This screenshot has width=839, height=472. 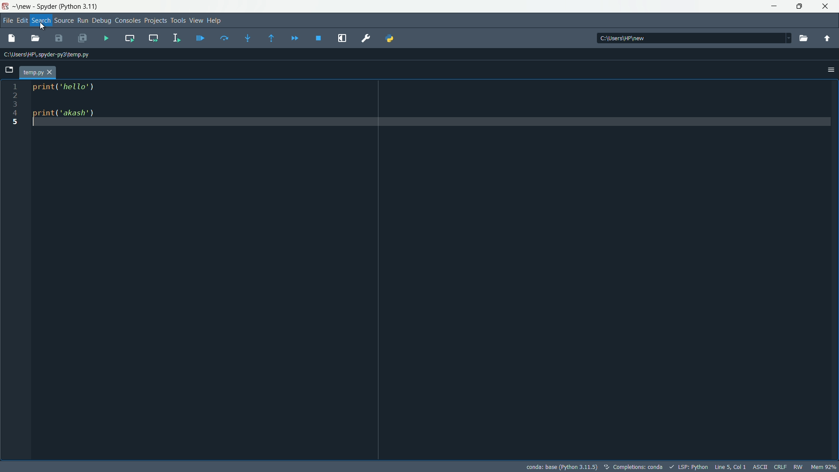 I want to click on run current cell, so click(x=128, y=38).